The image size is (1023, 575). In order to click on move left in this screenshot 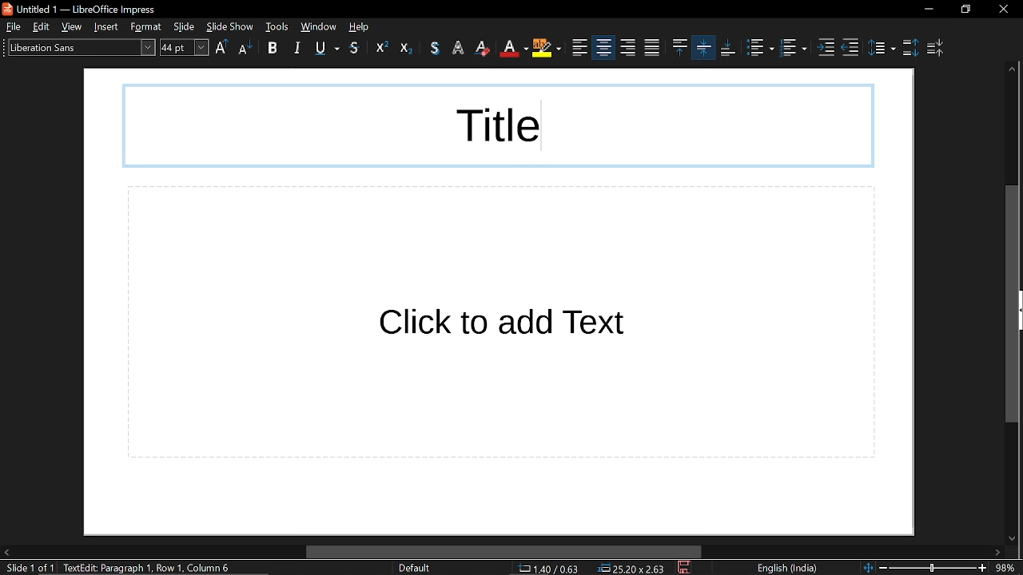, I will do `click(6, 553)`.